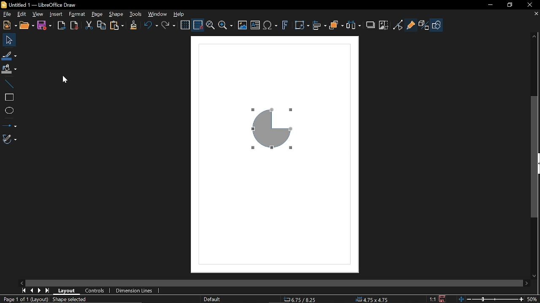  I want to click on Save, so click(45, 25).